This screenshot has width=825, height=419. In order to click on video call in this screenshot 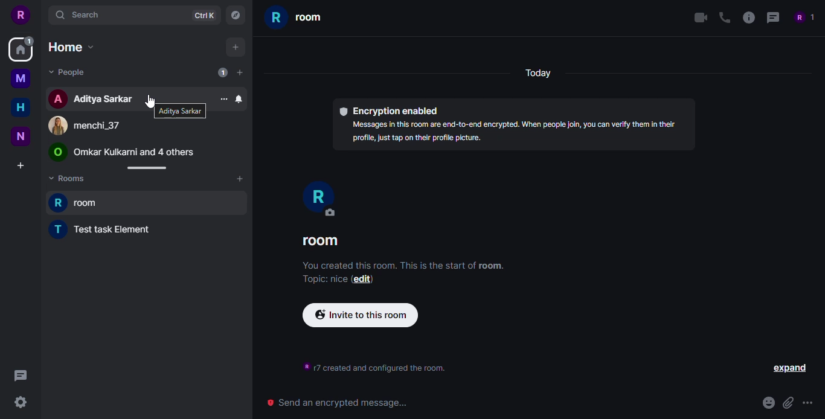, I will do `click(698, 18)`.